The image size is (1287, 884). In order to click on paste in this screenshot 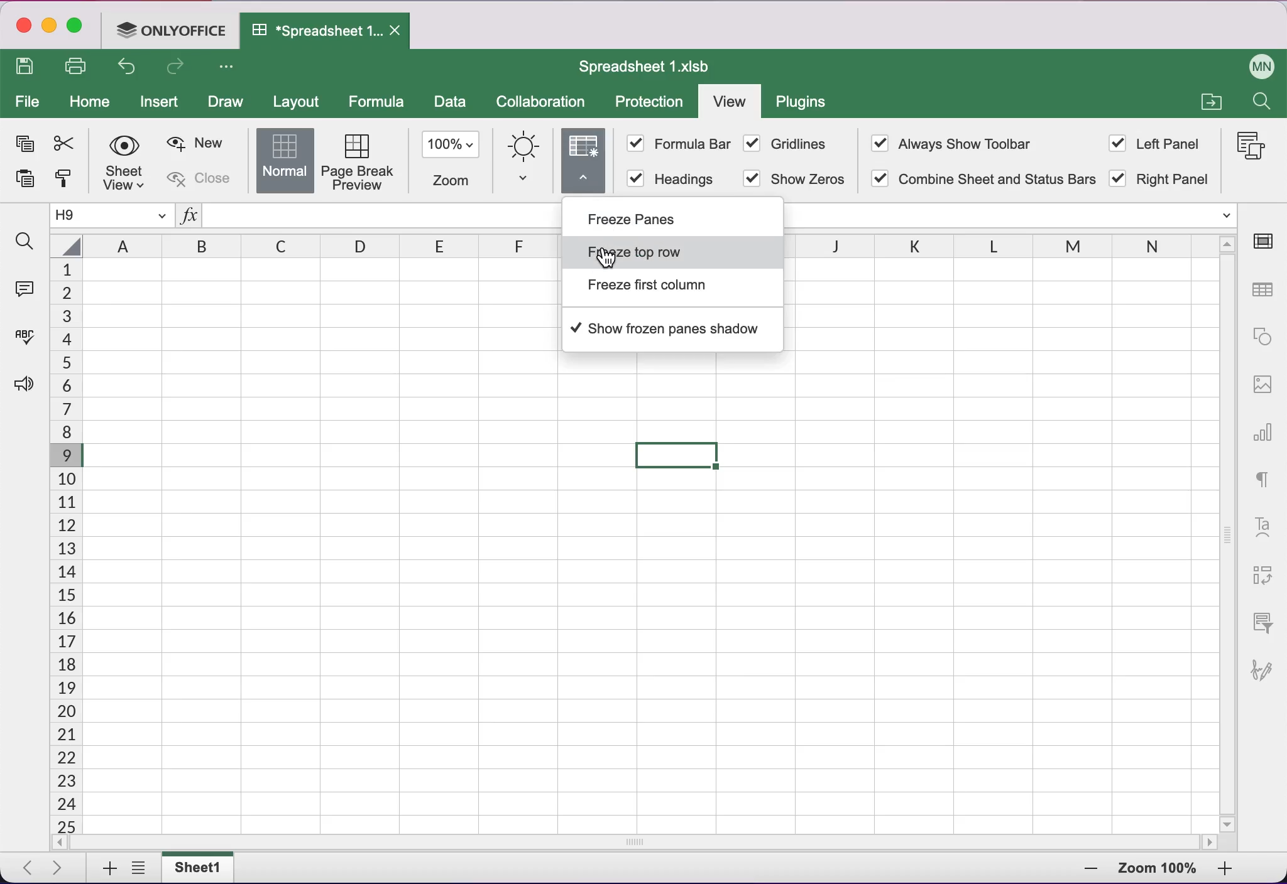, I will do `click(28, 178)`.